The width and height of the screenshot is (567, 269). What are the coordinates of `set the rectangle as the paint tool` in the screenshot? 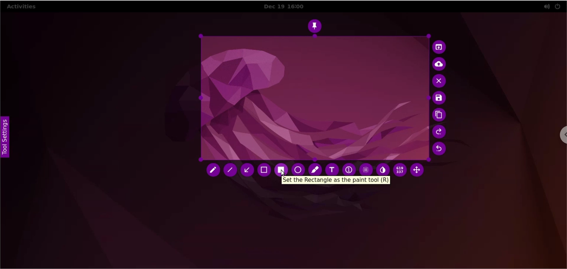 It's located at (335, 180).